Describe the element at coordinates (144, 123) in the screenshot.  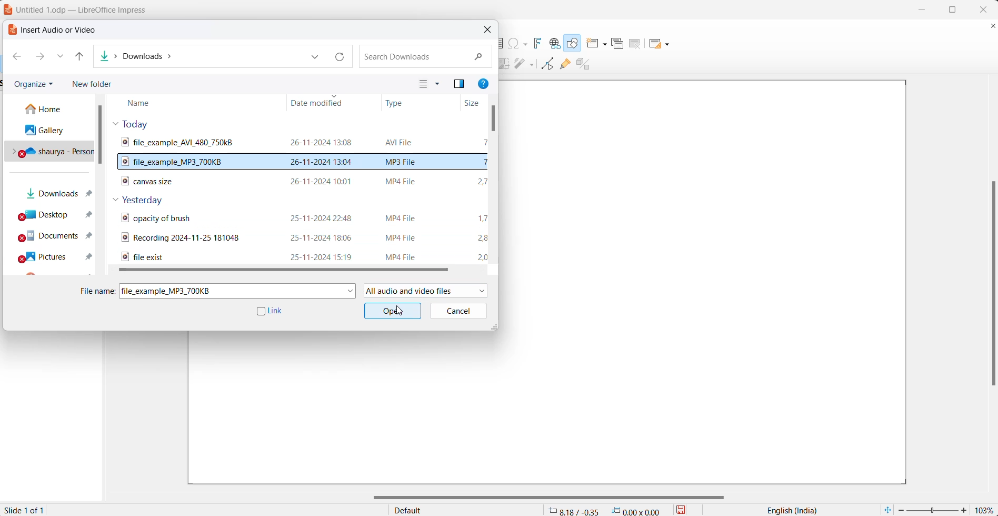
I see `today files` at that location.